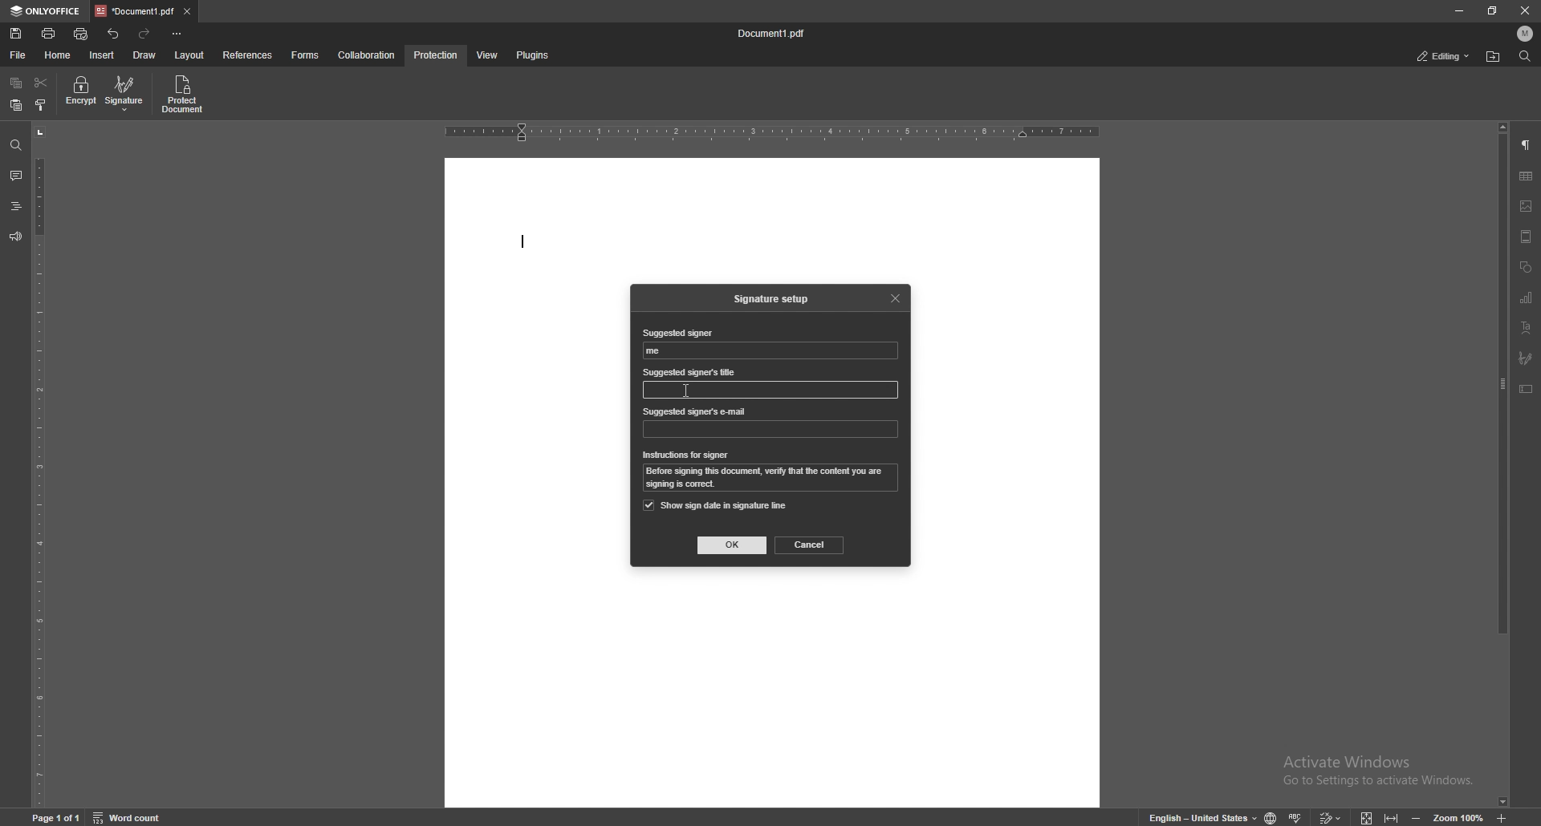 The height and width of the screenshot is (826, 1541). What do you see at coordinates (42, 105) in the screenshot?
I see `copy style` at bounding box center [42, 105].